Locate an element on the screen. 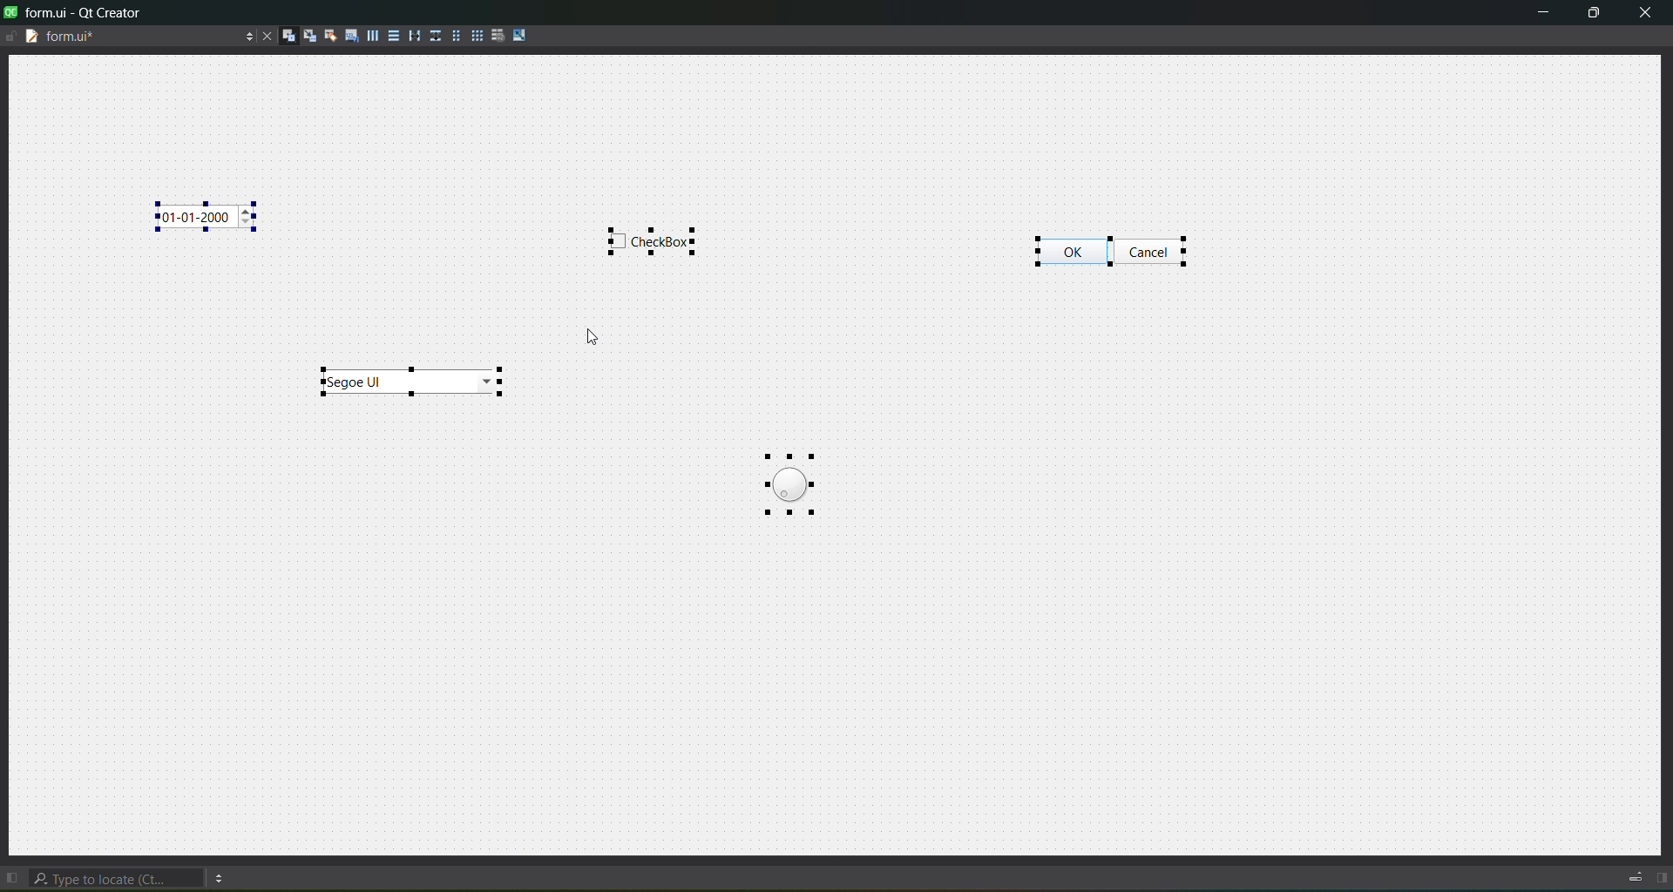 This screenshot has width=1673, height=892. edit buddies is located at coordinates (327, 35).